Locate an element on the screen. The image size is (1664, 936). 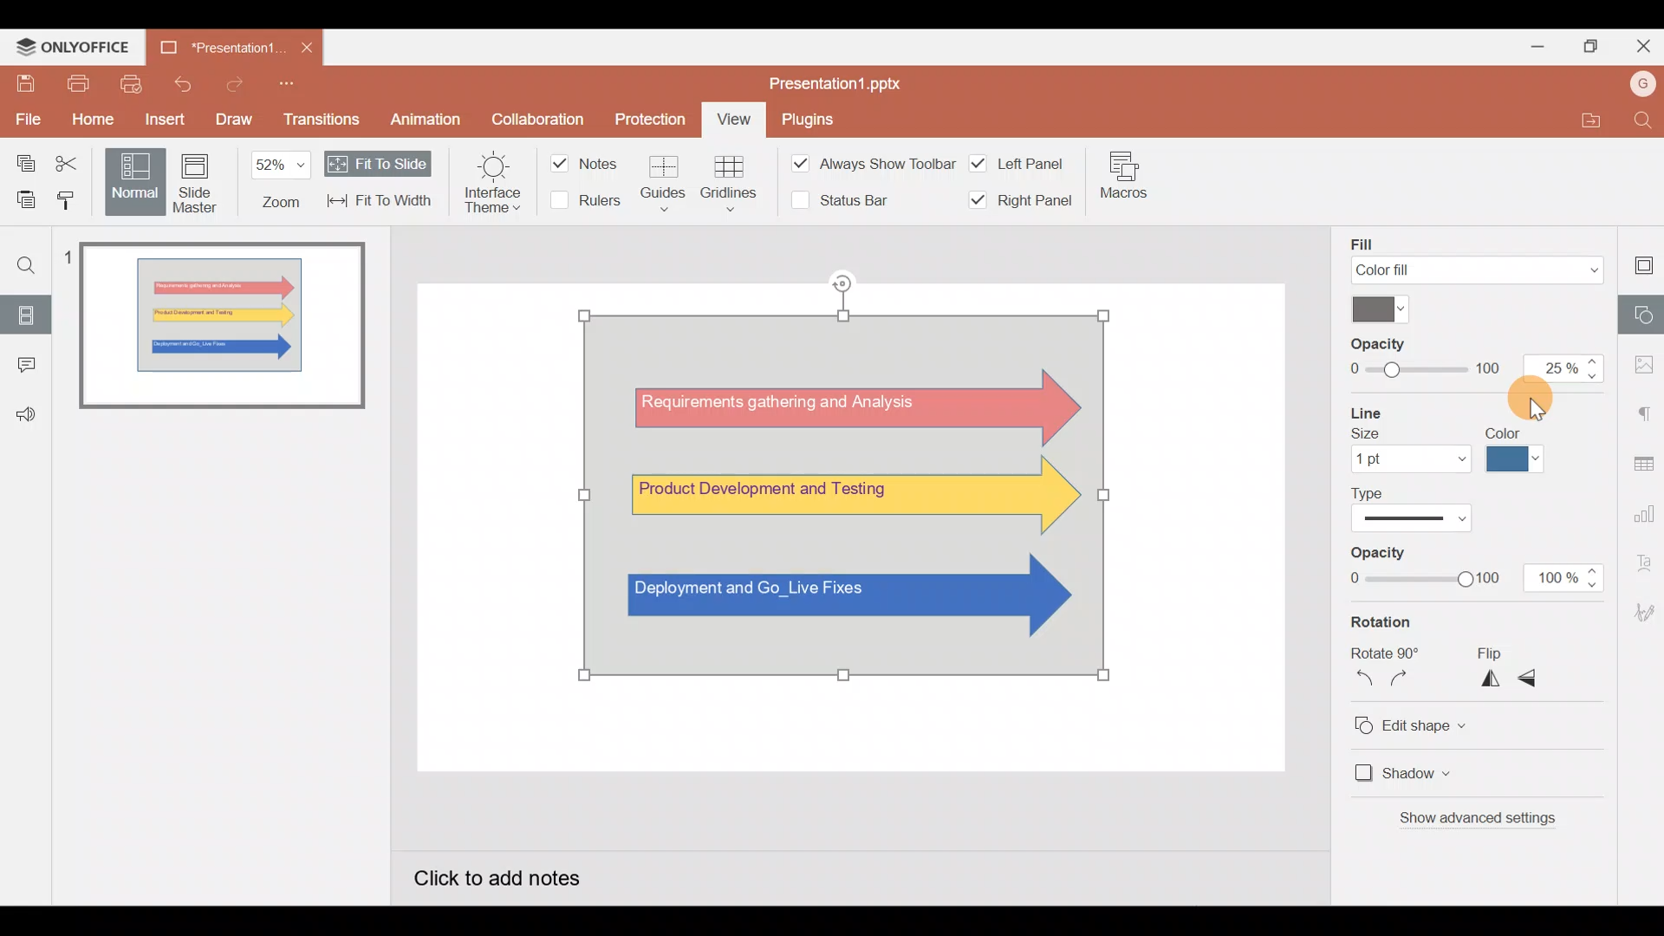
Opacity level slider is located at coordinates (1414, 356).